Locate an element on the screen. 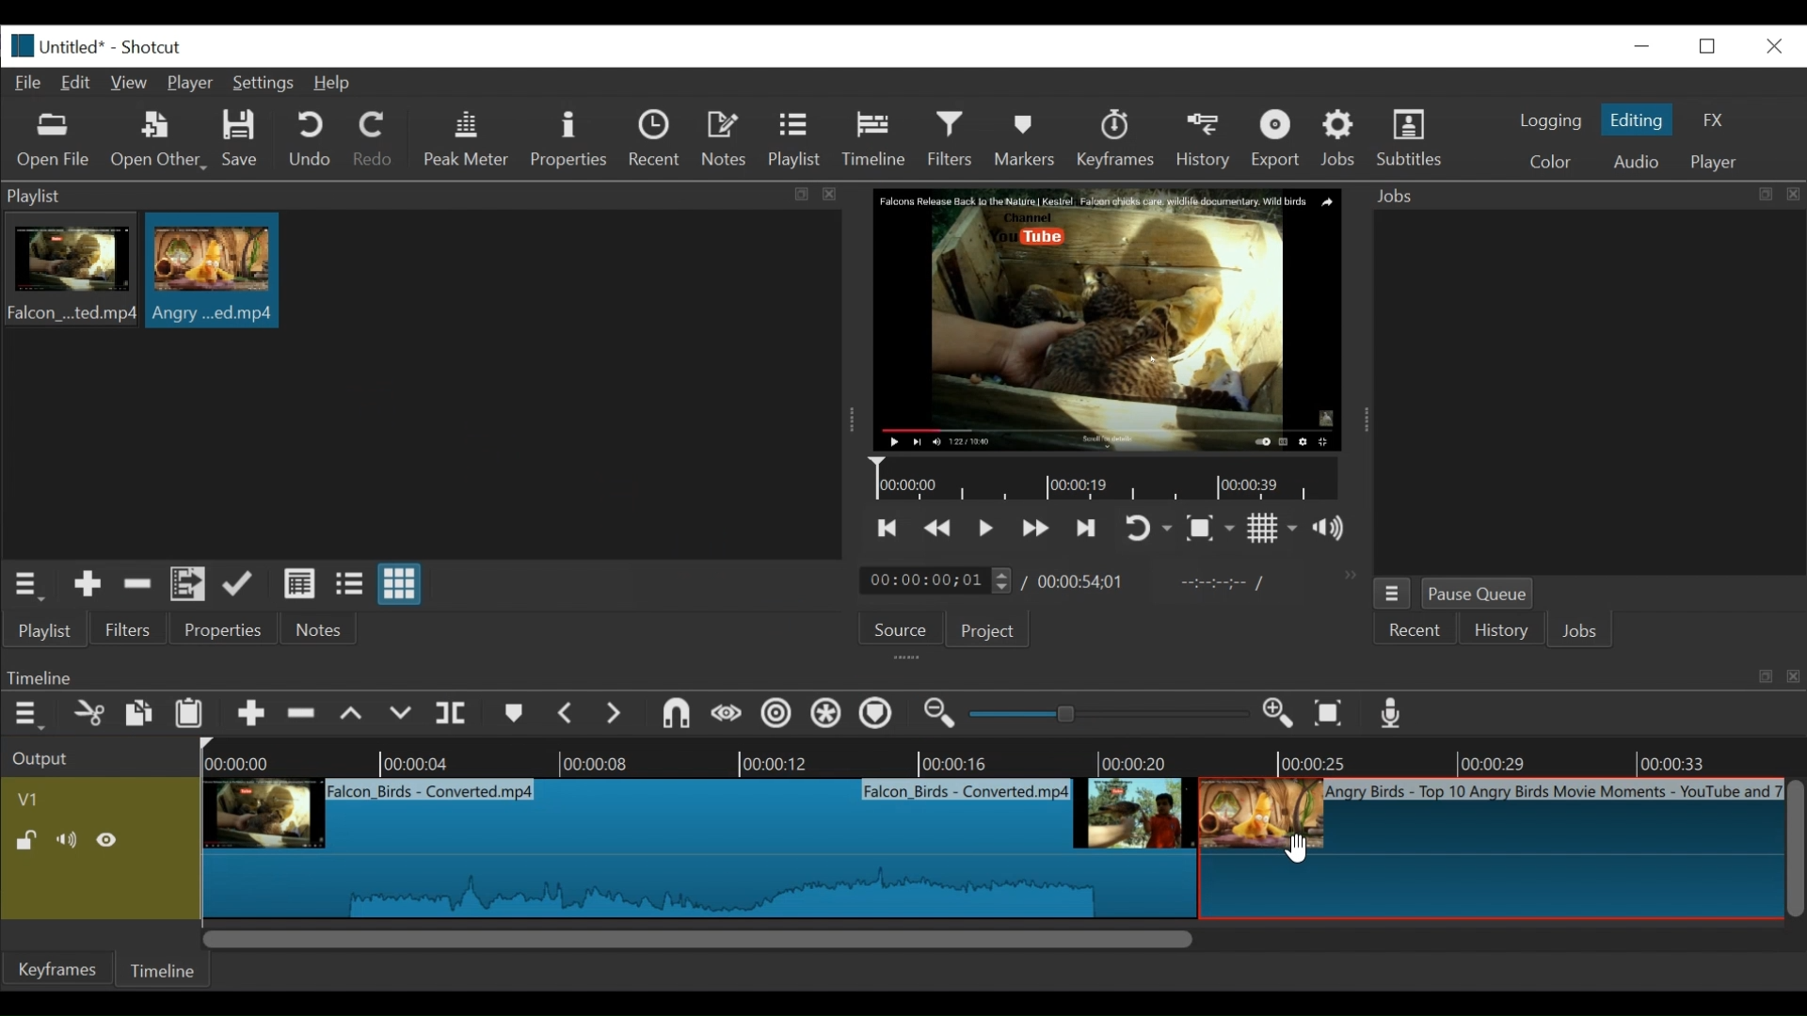 This screenshot has width=1807, height=1016. Source is located at coordinates (893, 633).